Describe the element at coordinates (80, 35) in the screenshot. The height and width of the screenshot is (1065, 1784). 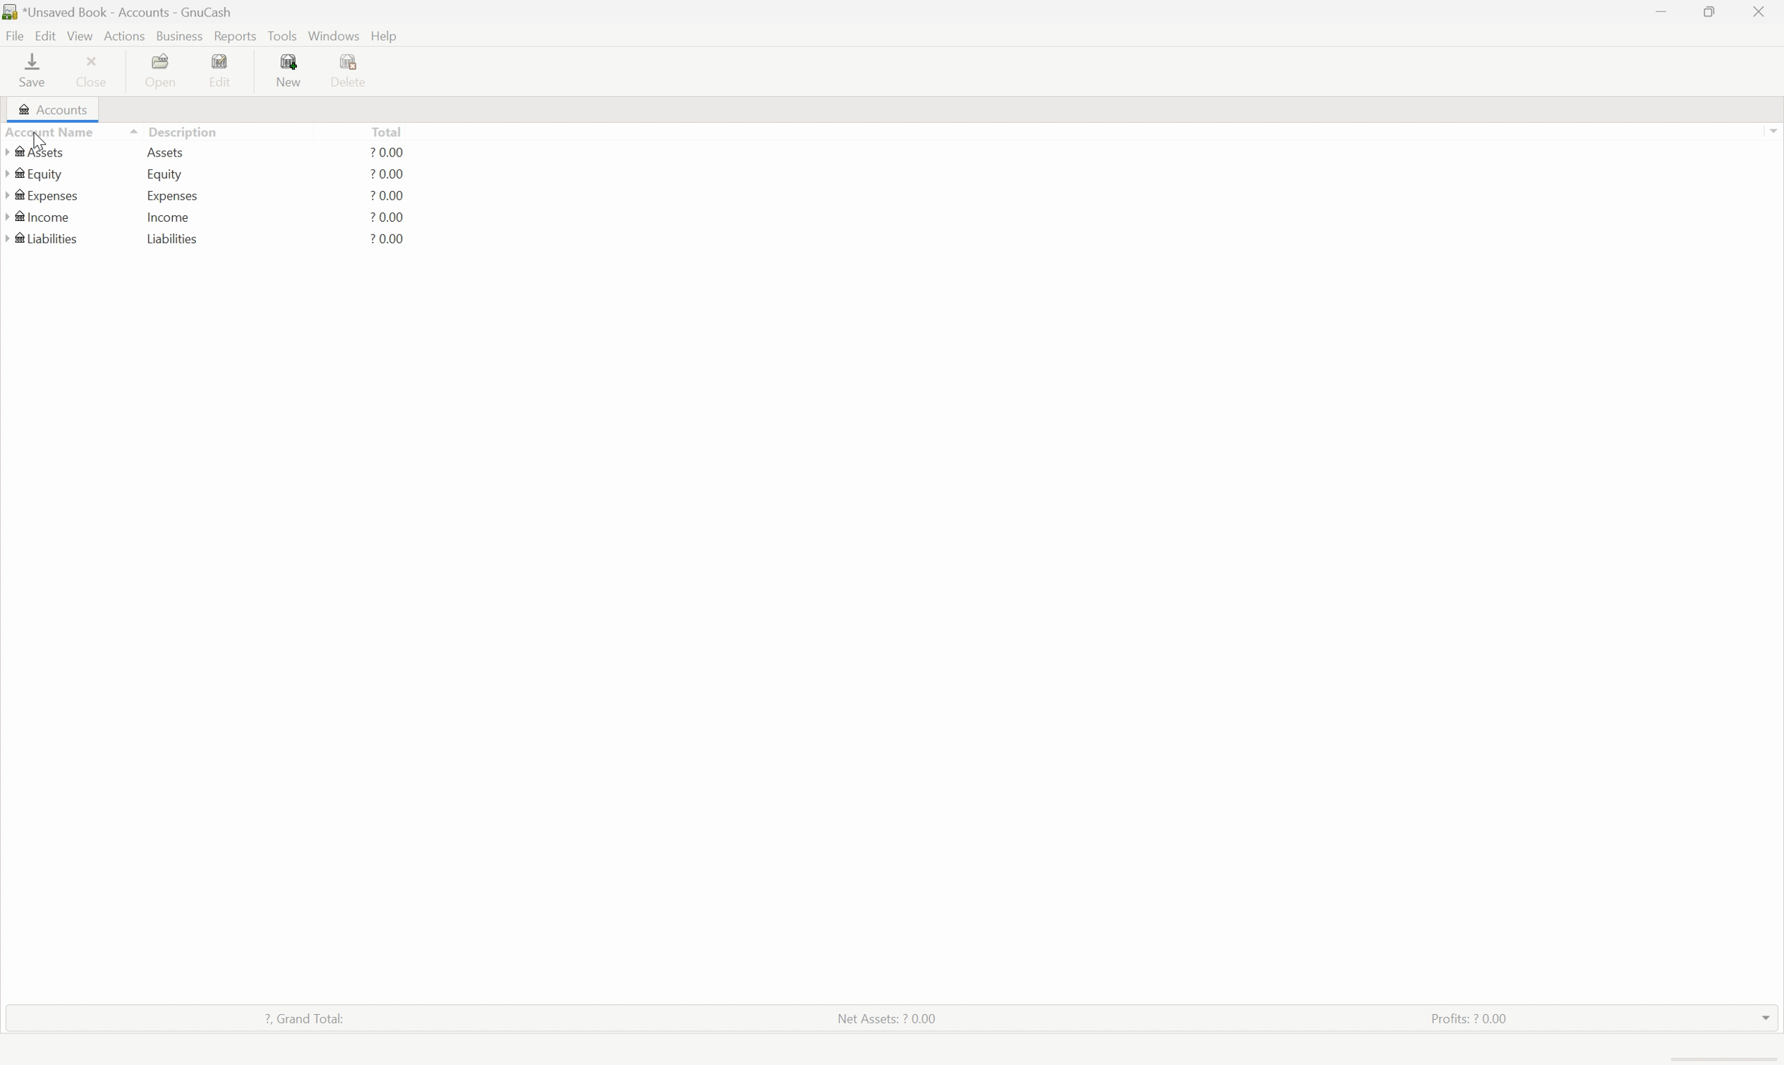
I see `View` at that location.